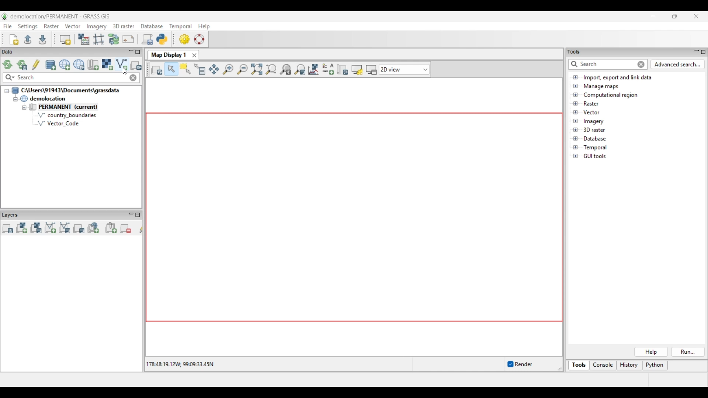 Image resolution: width=708 pixels, height=398 pixels. Describe the element at coordinates (79, 228) in the screenshot. I see `Add various overlays` at that location.